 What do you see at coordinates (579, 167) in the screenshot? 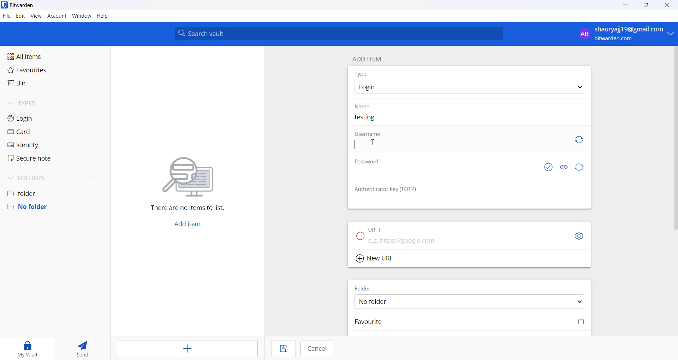
I see `refresh` at bounding box center [579, 167].